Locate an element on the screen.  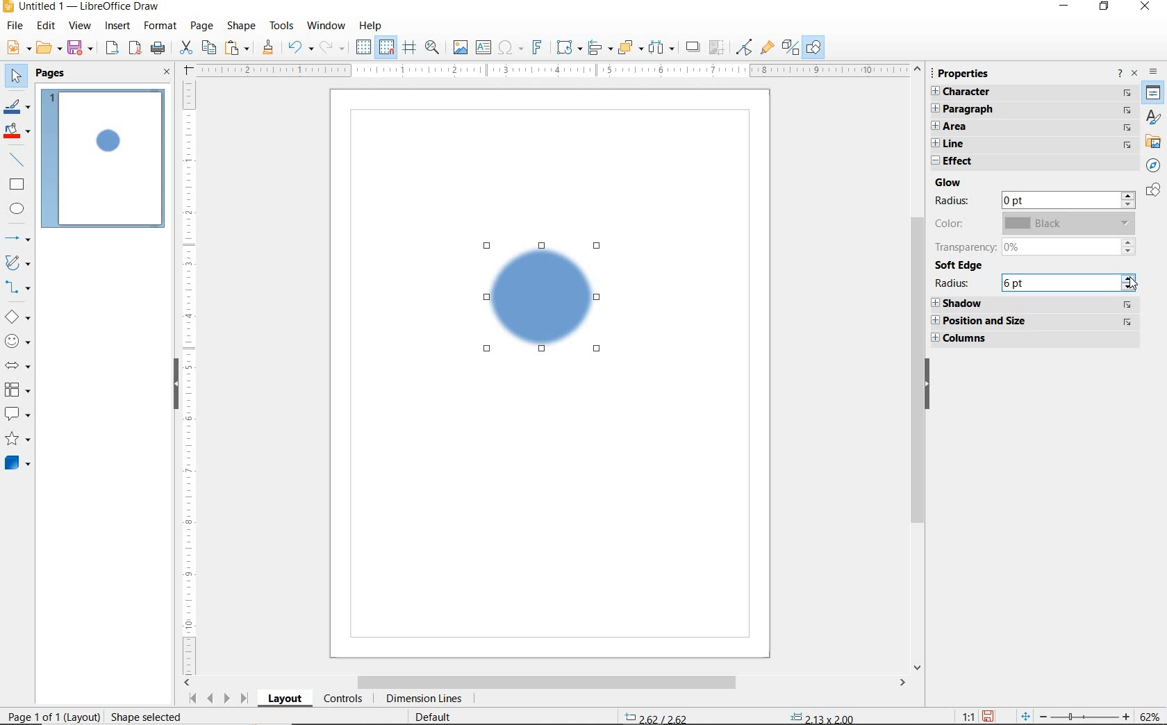
FORMAT is located at coordinates (161, 26).